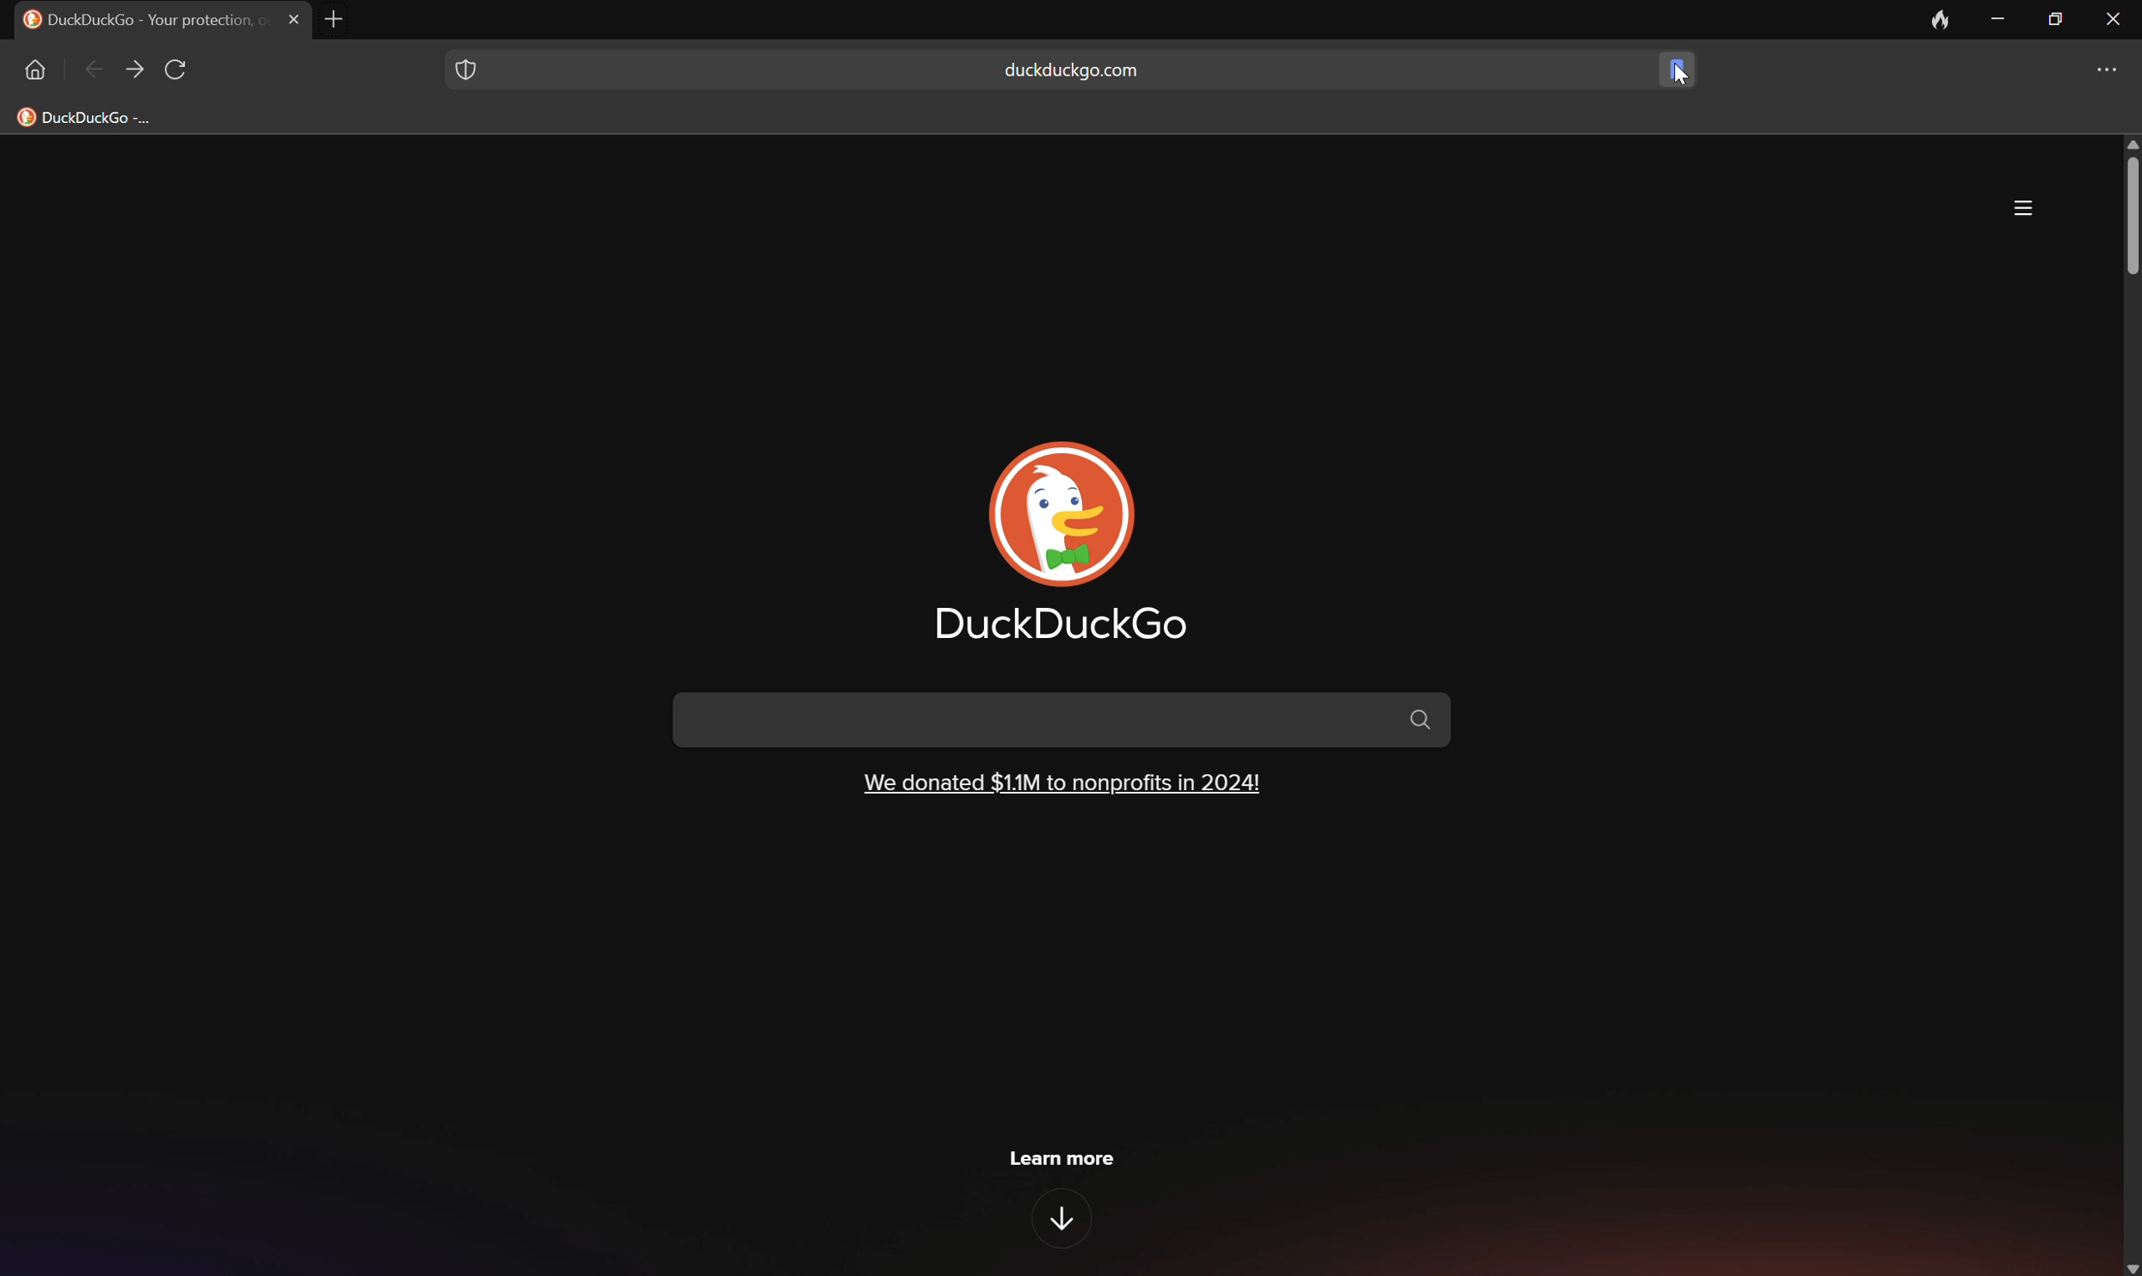  I want to click on DuckDuckGo, so click(1062, 625).